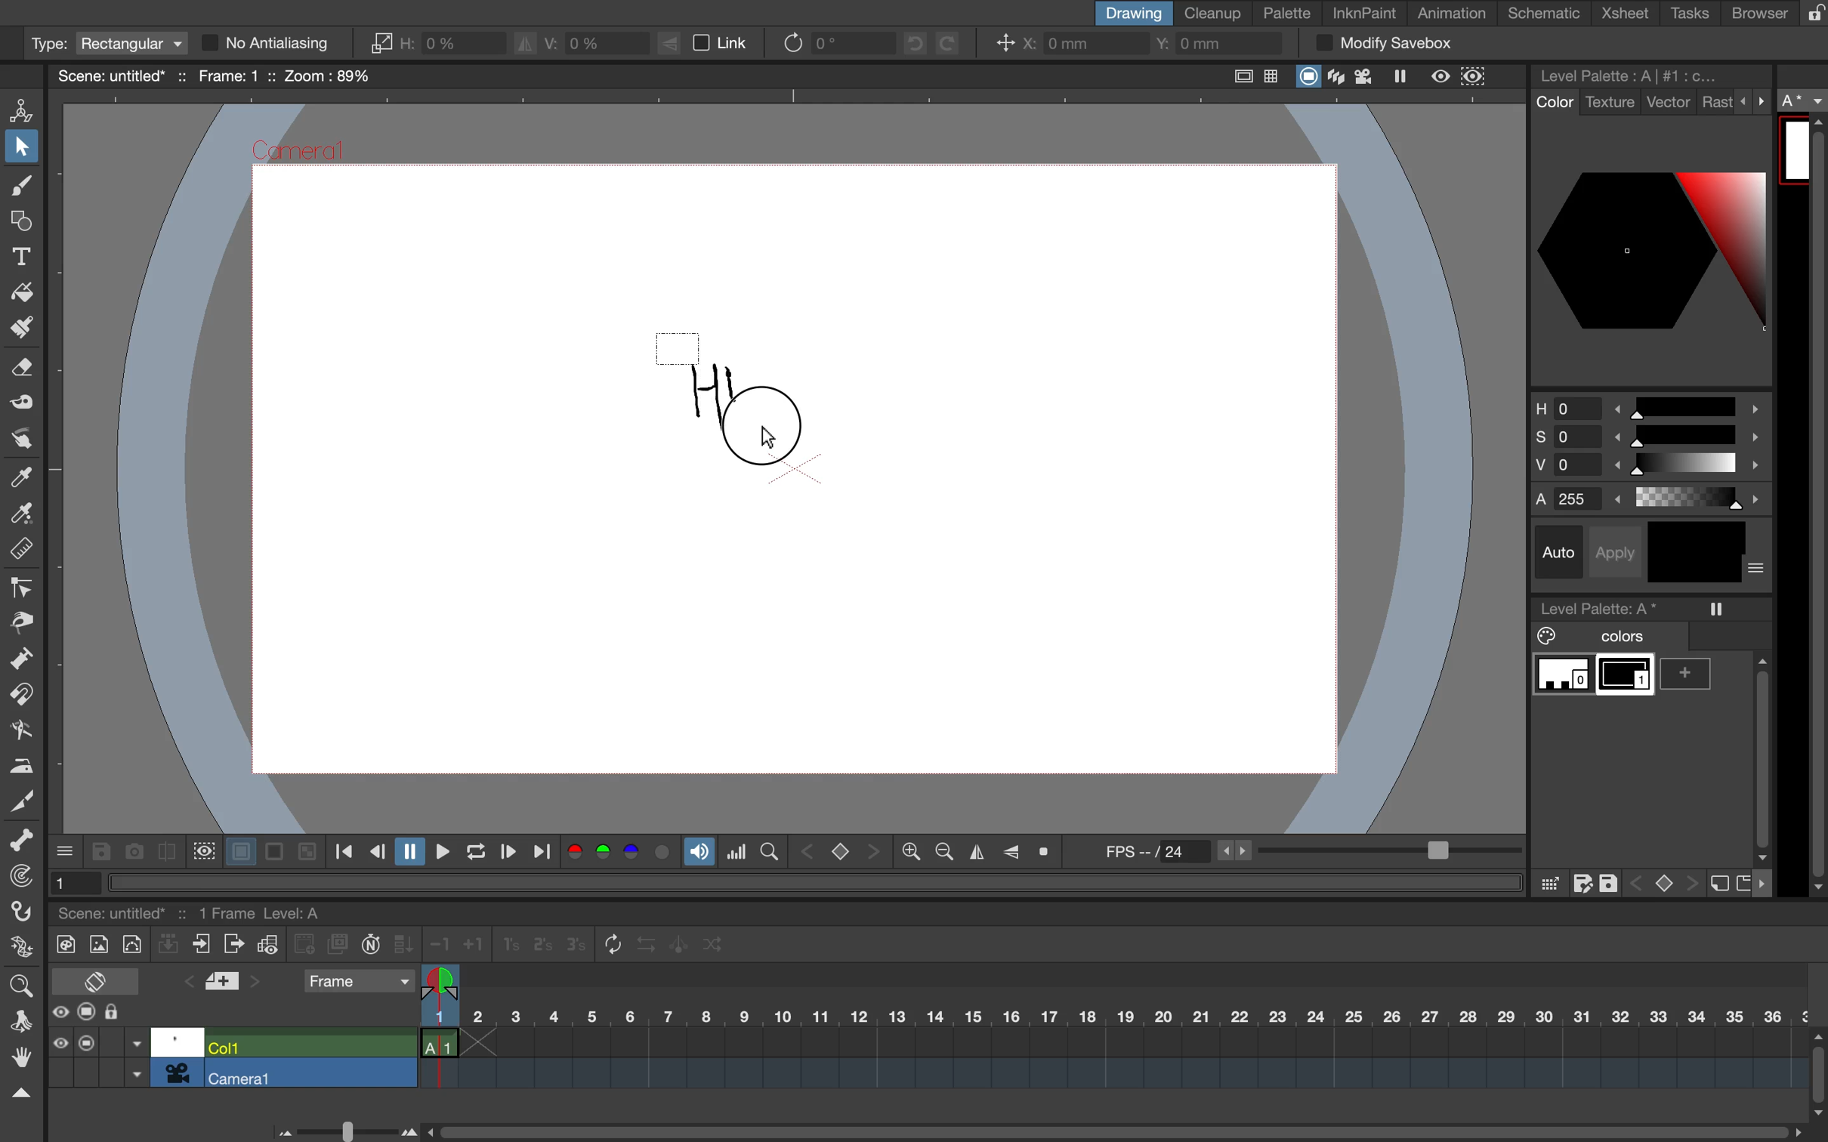 The height and width of the screenshot is (1142, 1828). I want to click on timeline scale, so click(1111, 1036).